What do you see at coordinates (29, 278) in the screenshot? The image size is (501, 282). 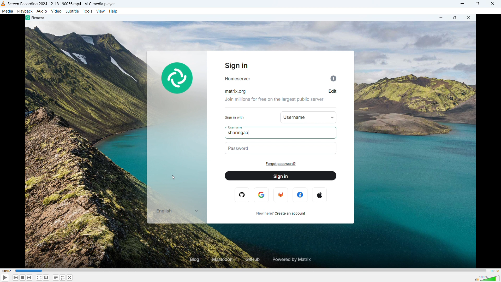 I see `forward or next media` at bounding box center [29, 278].